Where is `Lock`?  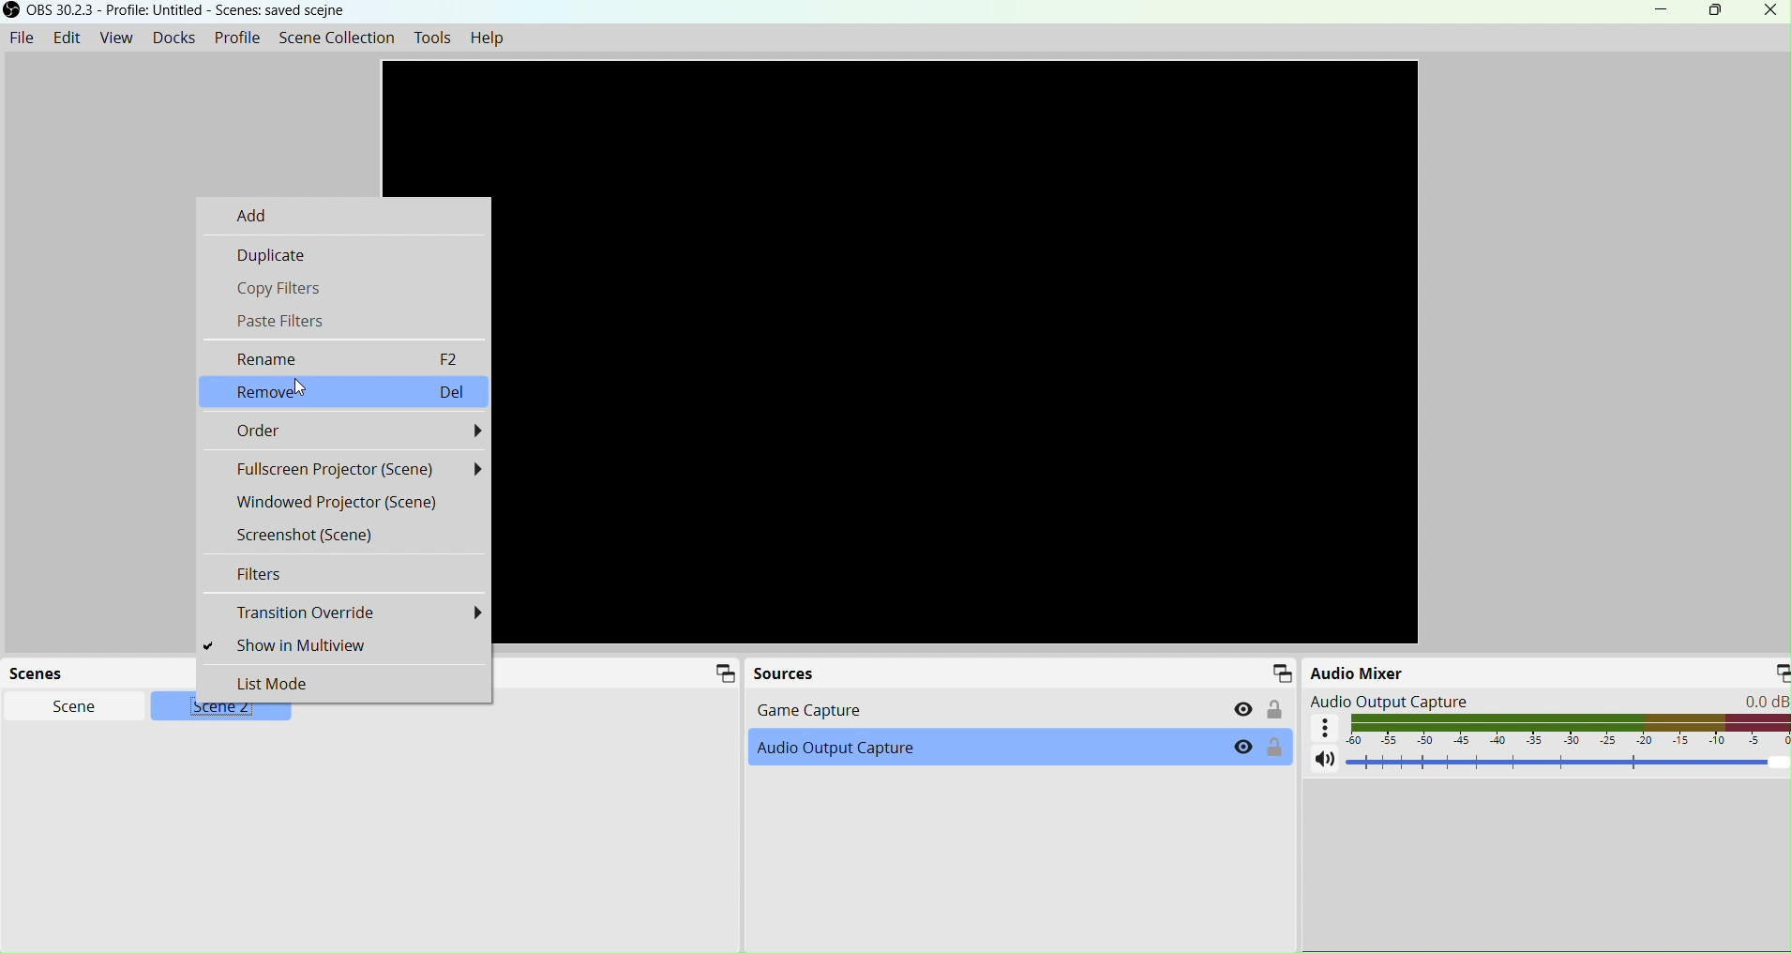 Lock is located at coordinates (1275, 750).